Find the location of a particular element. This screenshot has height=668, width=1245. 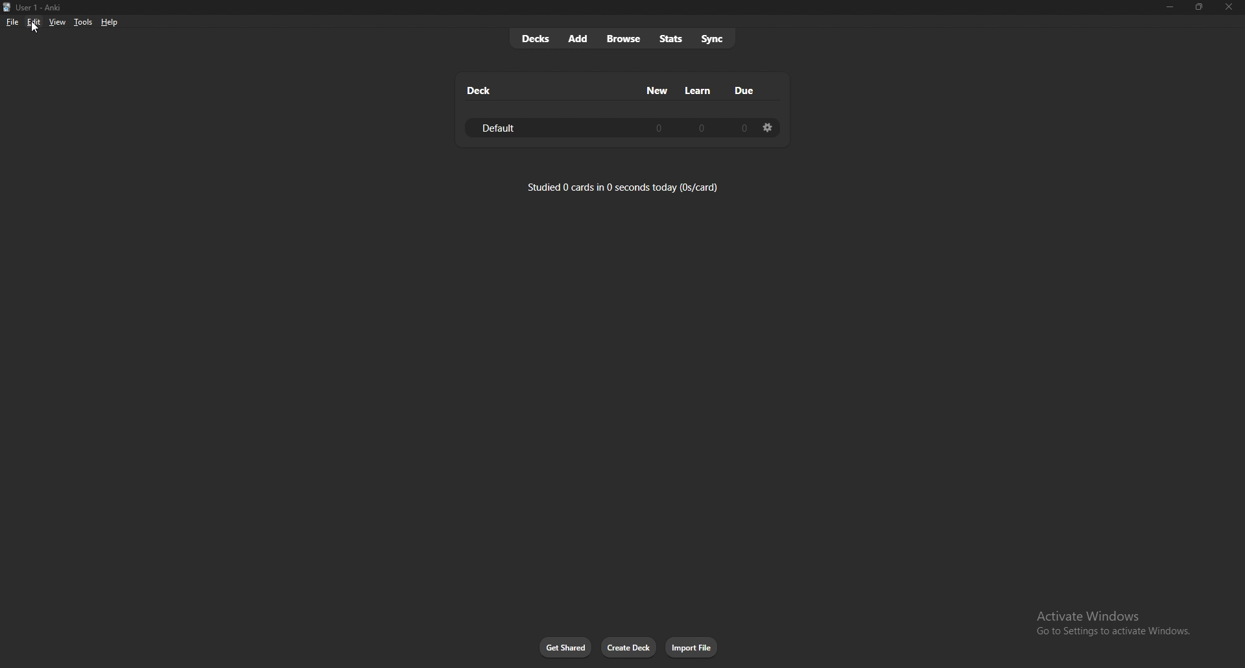

deck is located at coordinates (477, 90).